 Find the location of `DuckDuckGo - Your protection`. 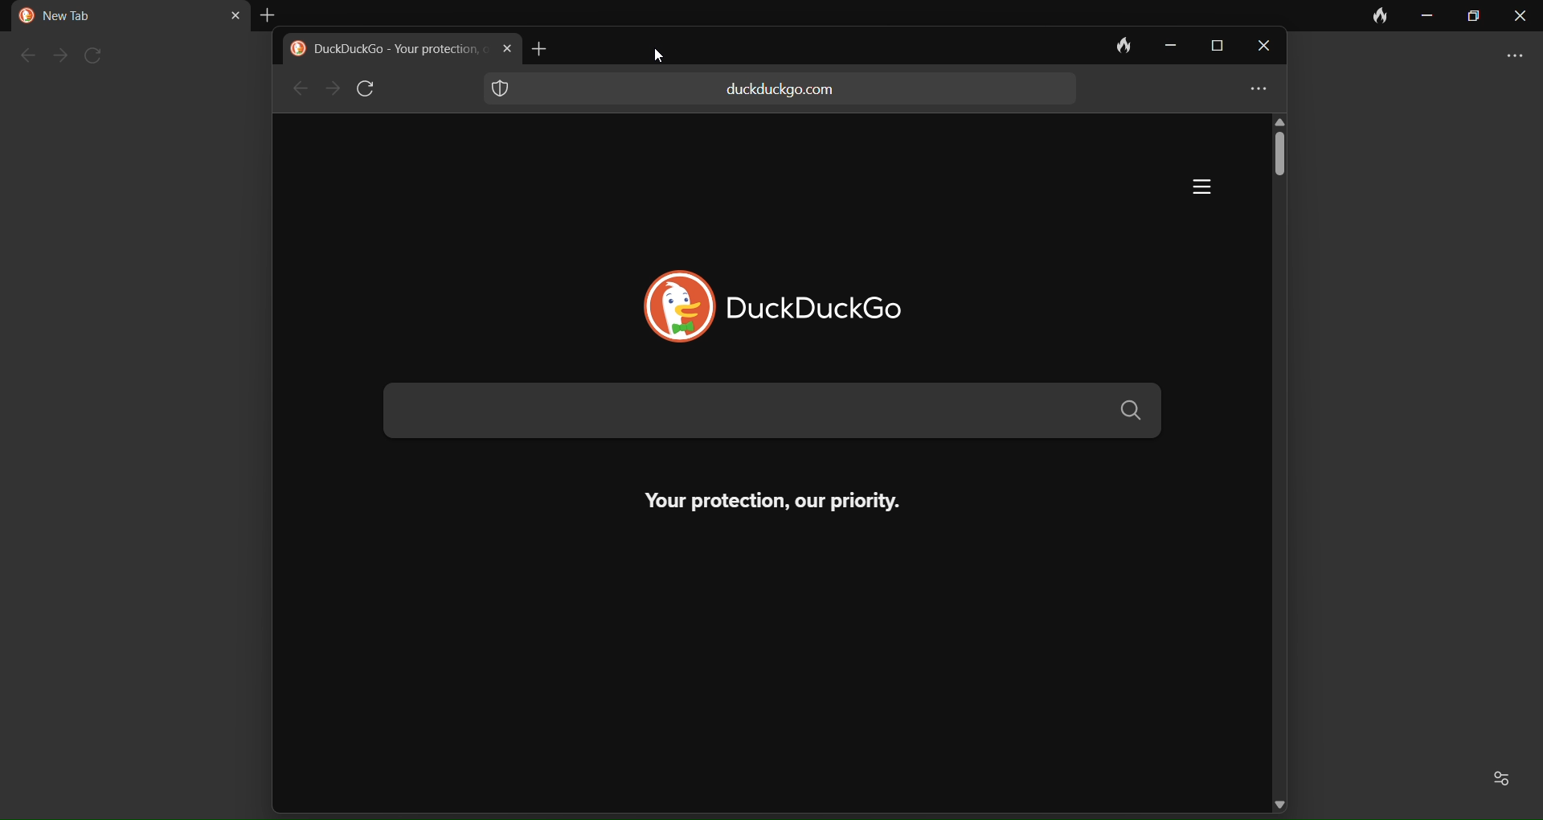

DuckDuckGo - Your protection is located at coordinates (395, 50).